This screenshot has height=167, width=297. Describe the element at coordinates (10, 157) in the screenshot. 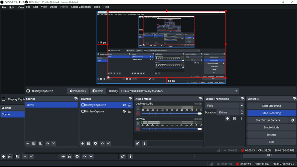

I see `Remove selected scene` at that location.